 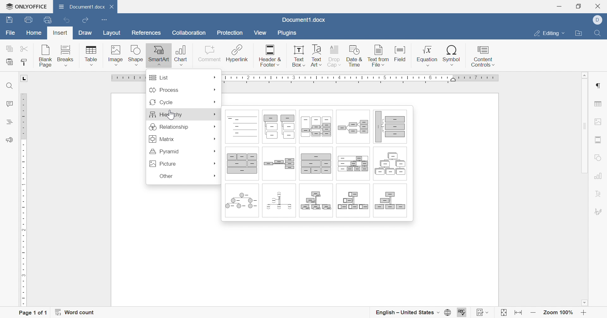 I want to click on Track changes, so click(x=483, y=313).